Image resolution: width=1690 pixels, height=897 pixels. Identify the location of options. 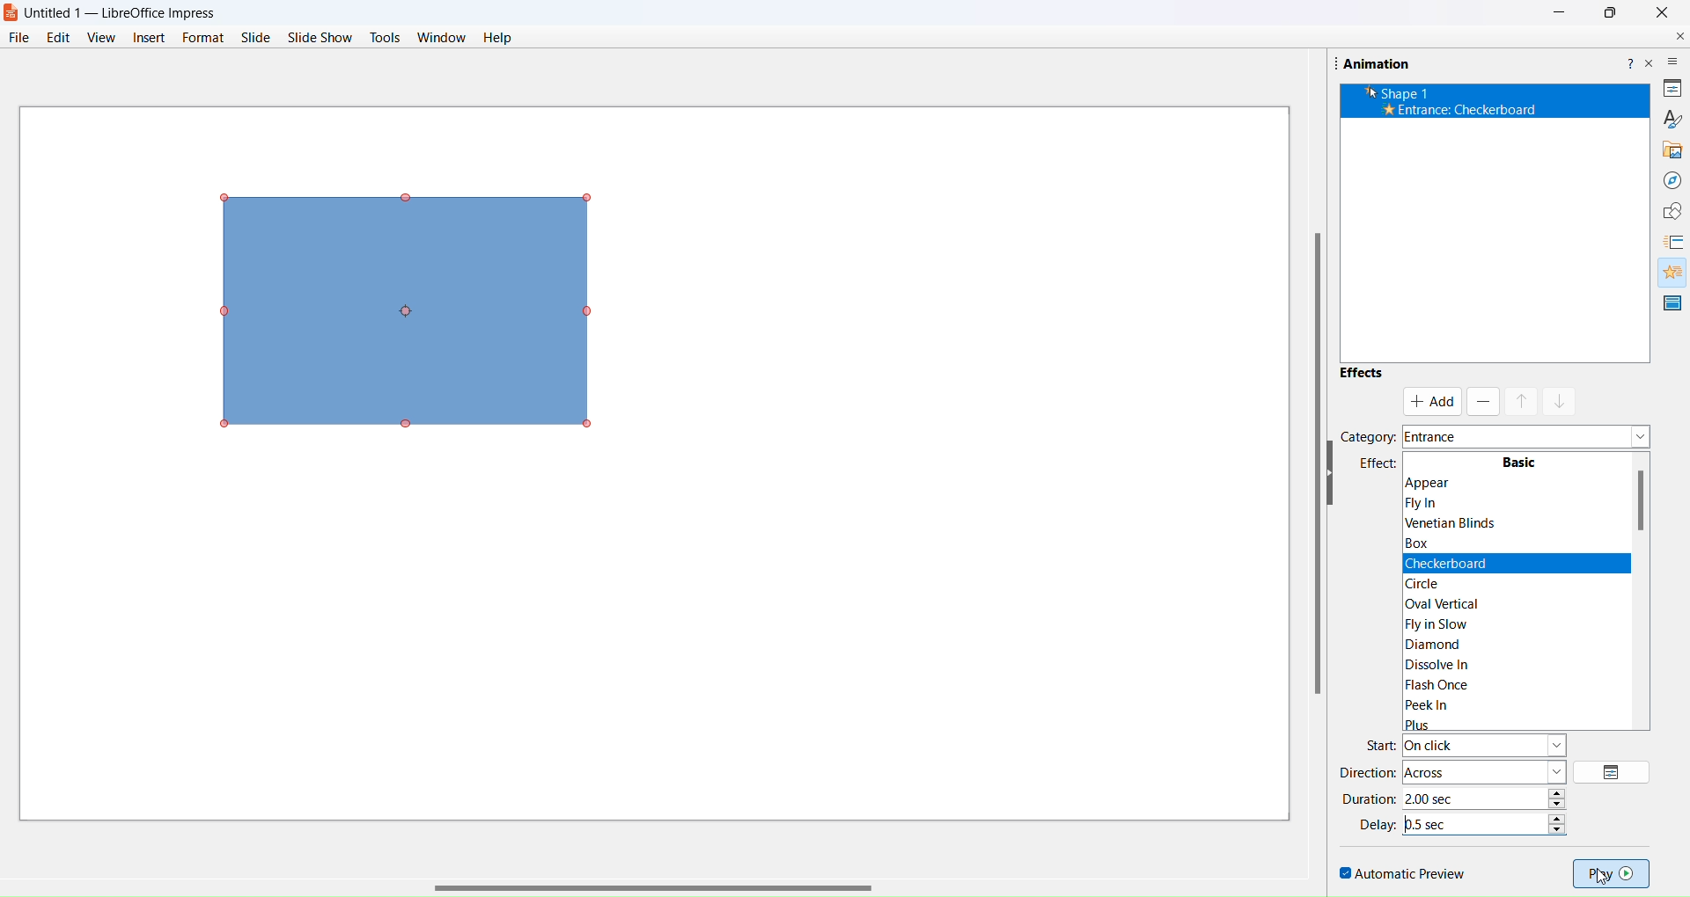
(1614, 772).